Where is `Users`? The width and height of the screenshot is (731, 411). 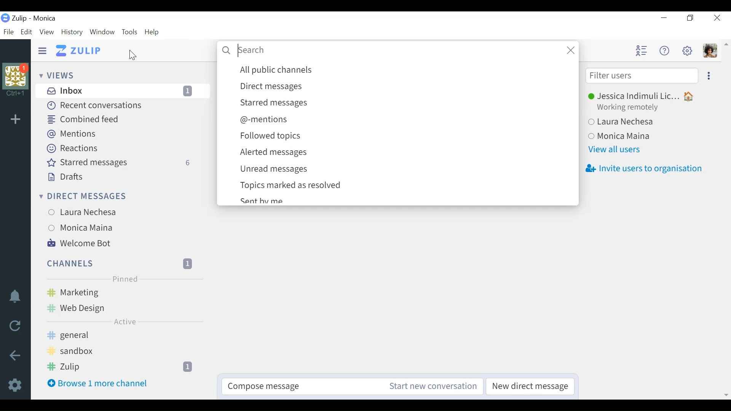 Users is located at coordinates (629, 135).